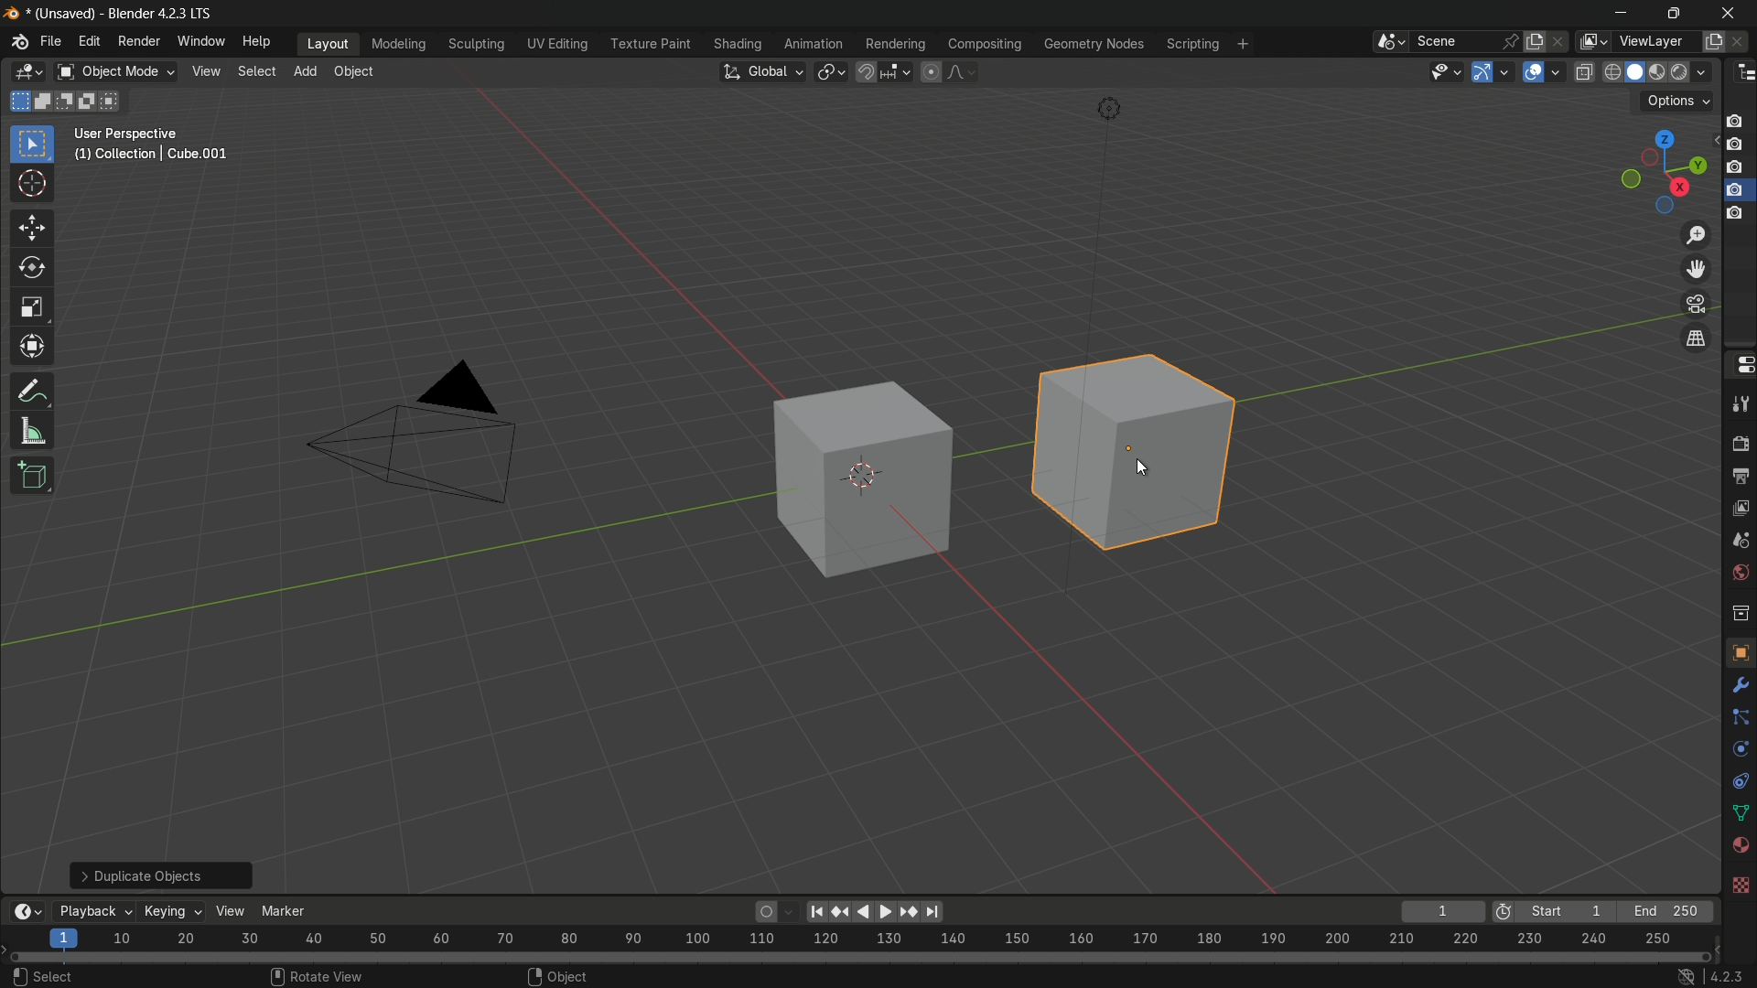  What do you see at coordinates (872, 910) in the screenshot?
I see `play` at bounding box center [872, 910].